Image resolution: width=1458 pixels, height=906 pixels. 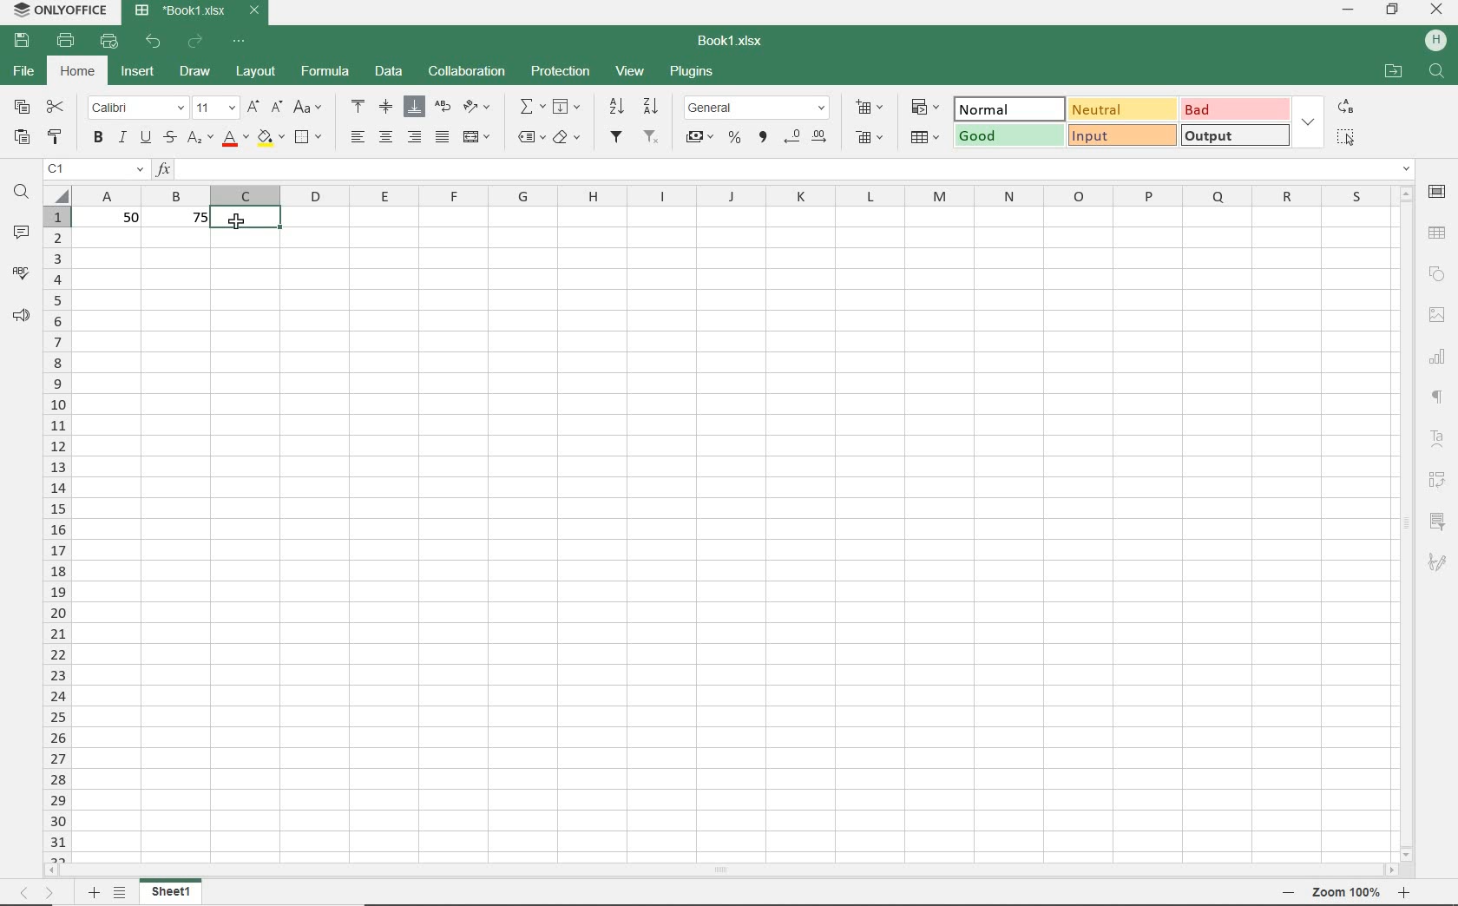 What do you see at coordinates (56, 108) in the screenshot?
I see `cut` at bounding box center [56, 108].